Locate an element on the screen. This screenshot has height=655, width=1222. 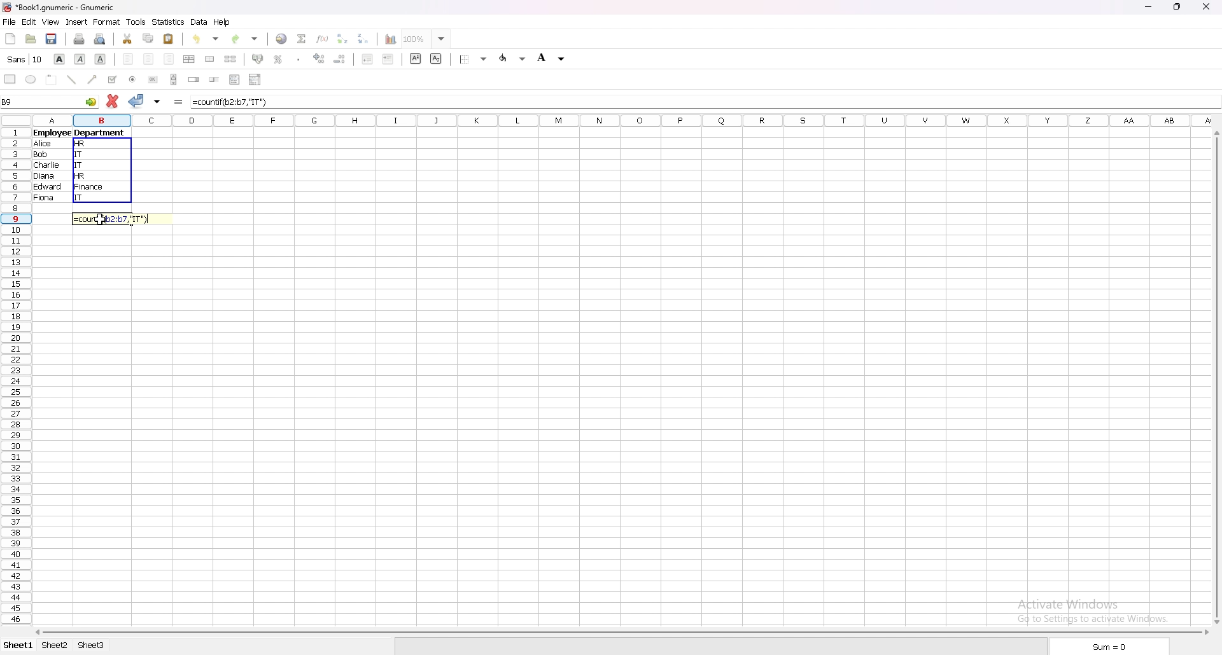
arrowed line is located at coordinates (92, 79).